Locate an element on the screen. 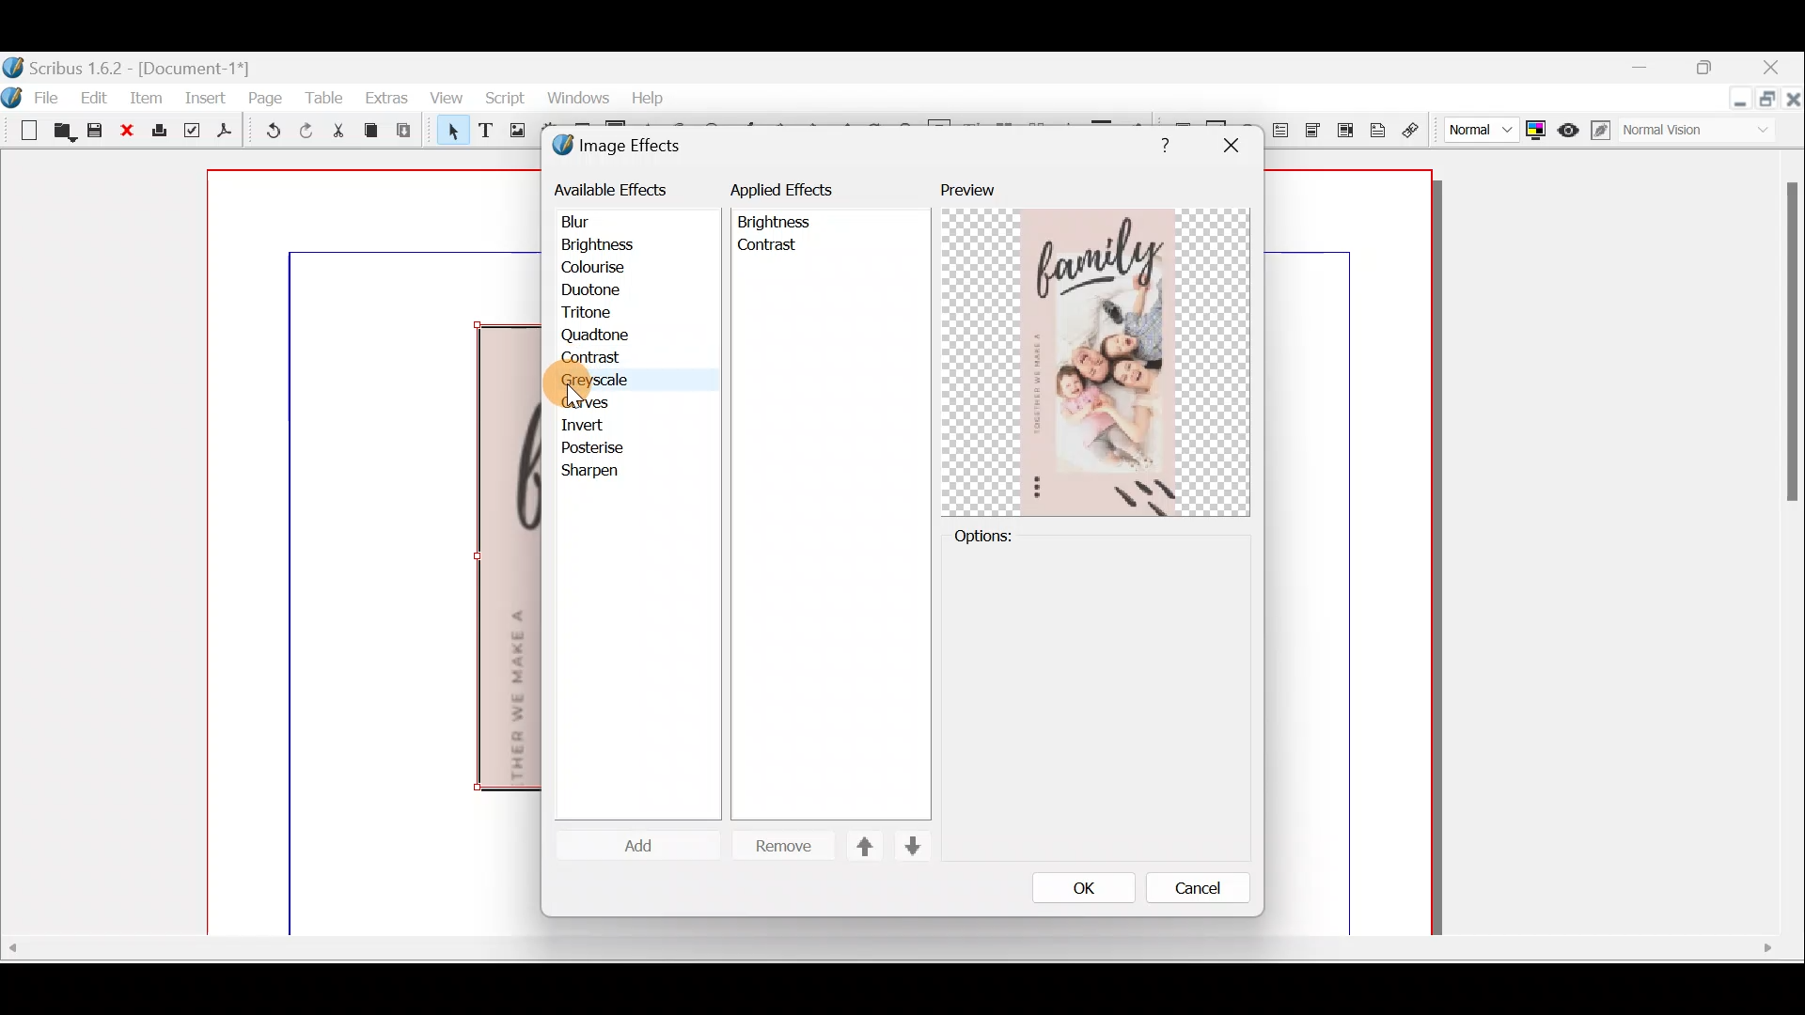  Table is located at coordinates (326, 100).